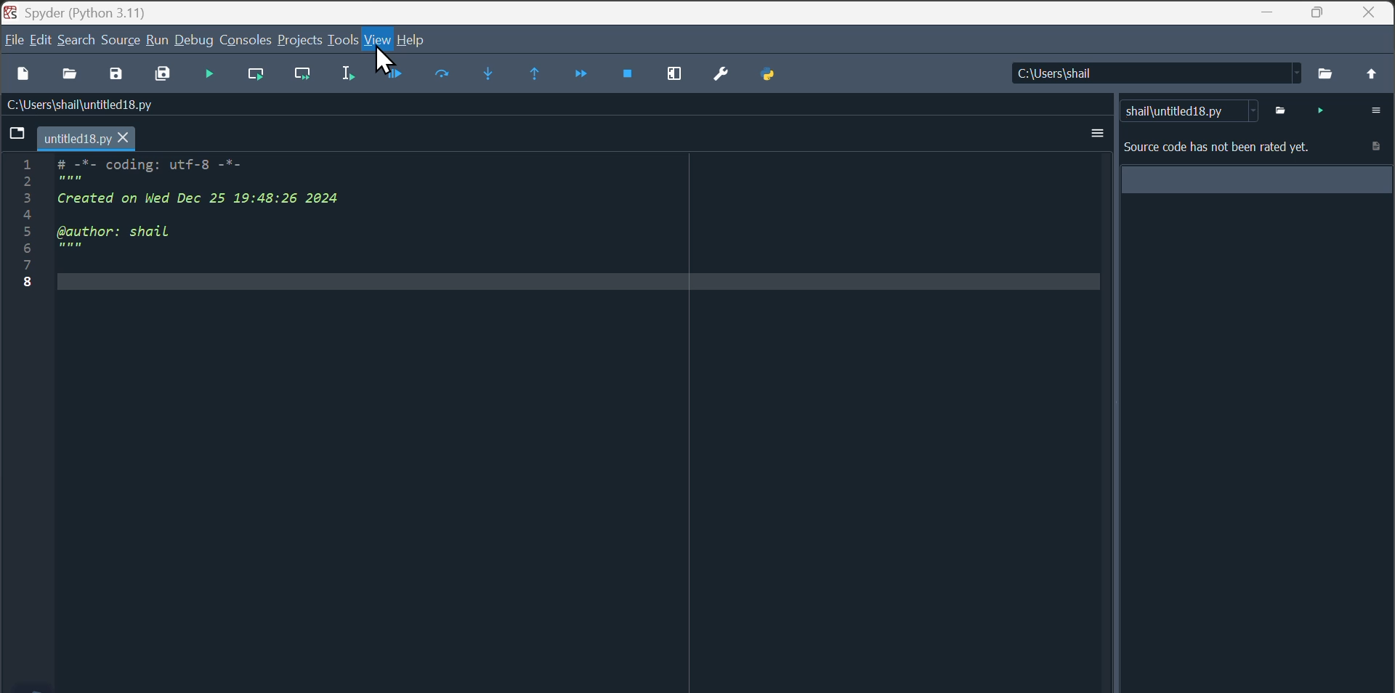  I want to click on file browse, so click(1284, 110).